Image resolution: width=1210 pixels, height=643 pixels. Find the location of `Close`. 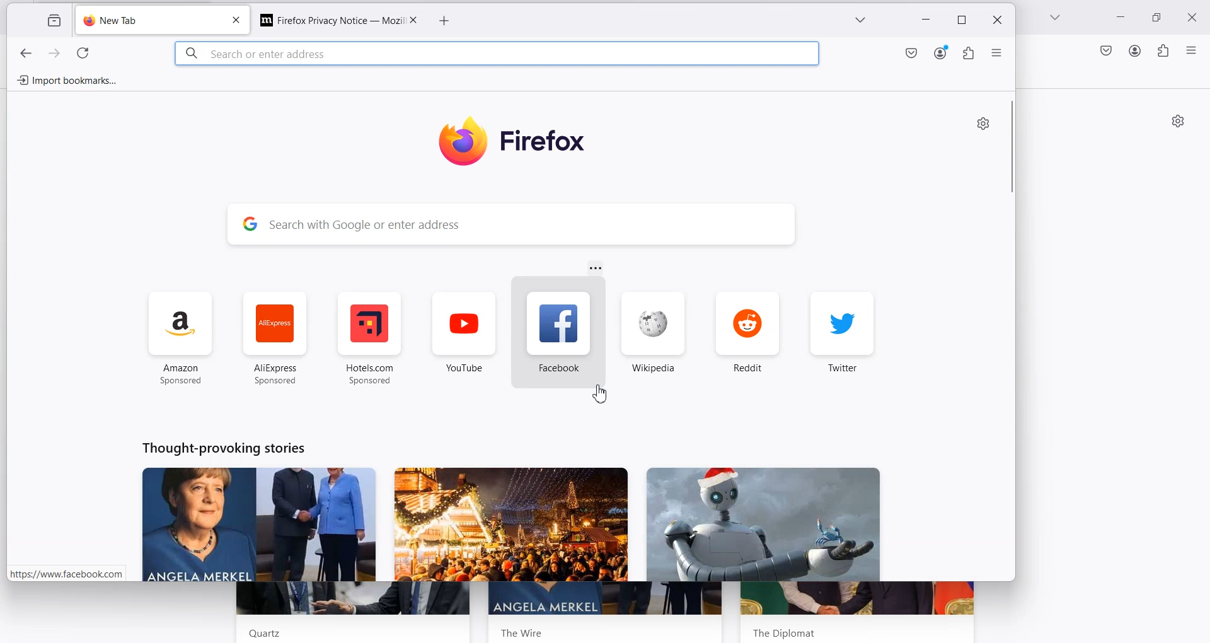

Close is located at coordinates (1196, 16).